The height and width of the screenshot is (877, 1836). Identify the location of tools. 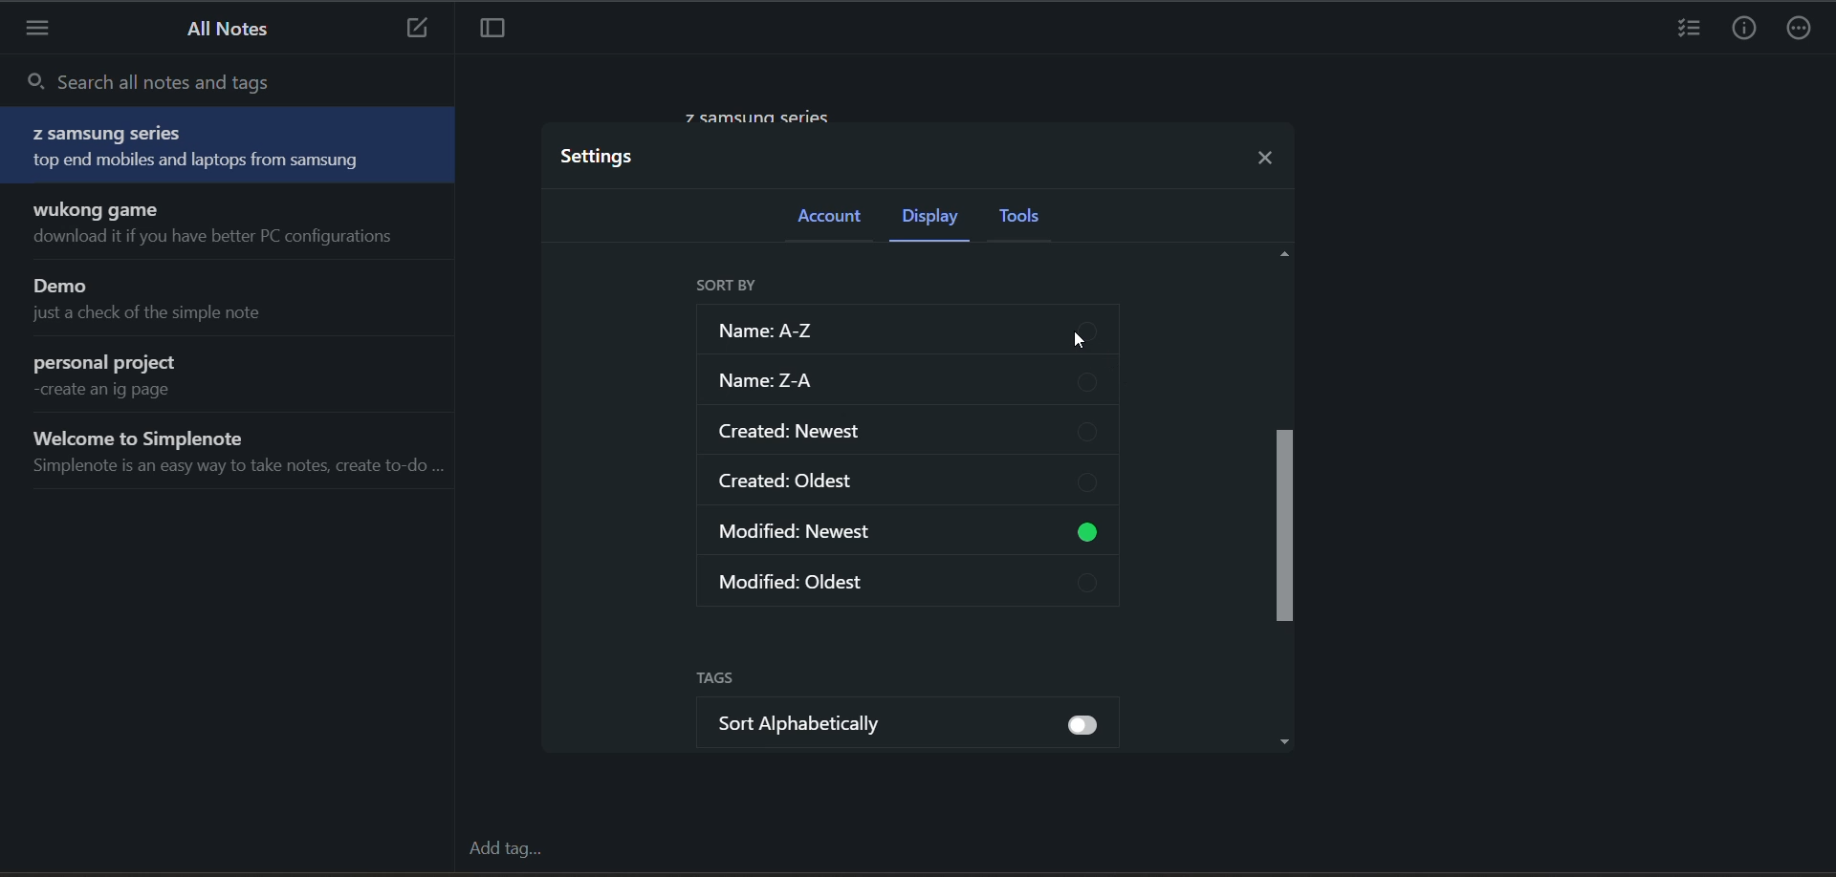
(1034, 218).